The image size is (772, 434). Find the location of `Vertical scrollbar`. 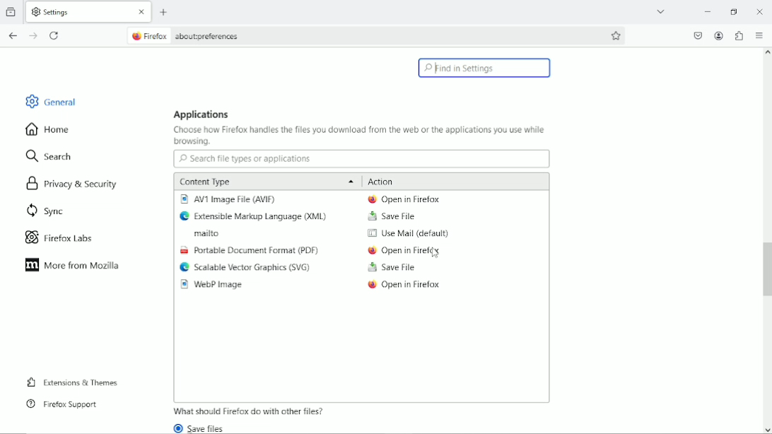

Vertical scrollbar is located at coordinates (766, 271).